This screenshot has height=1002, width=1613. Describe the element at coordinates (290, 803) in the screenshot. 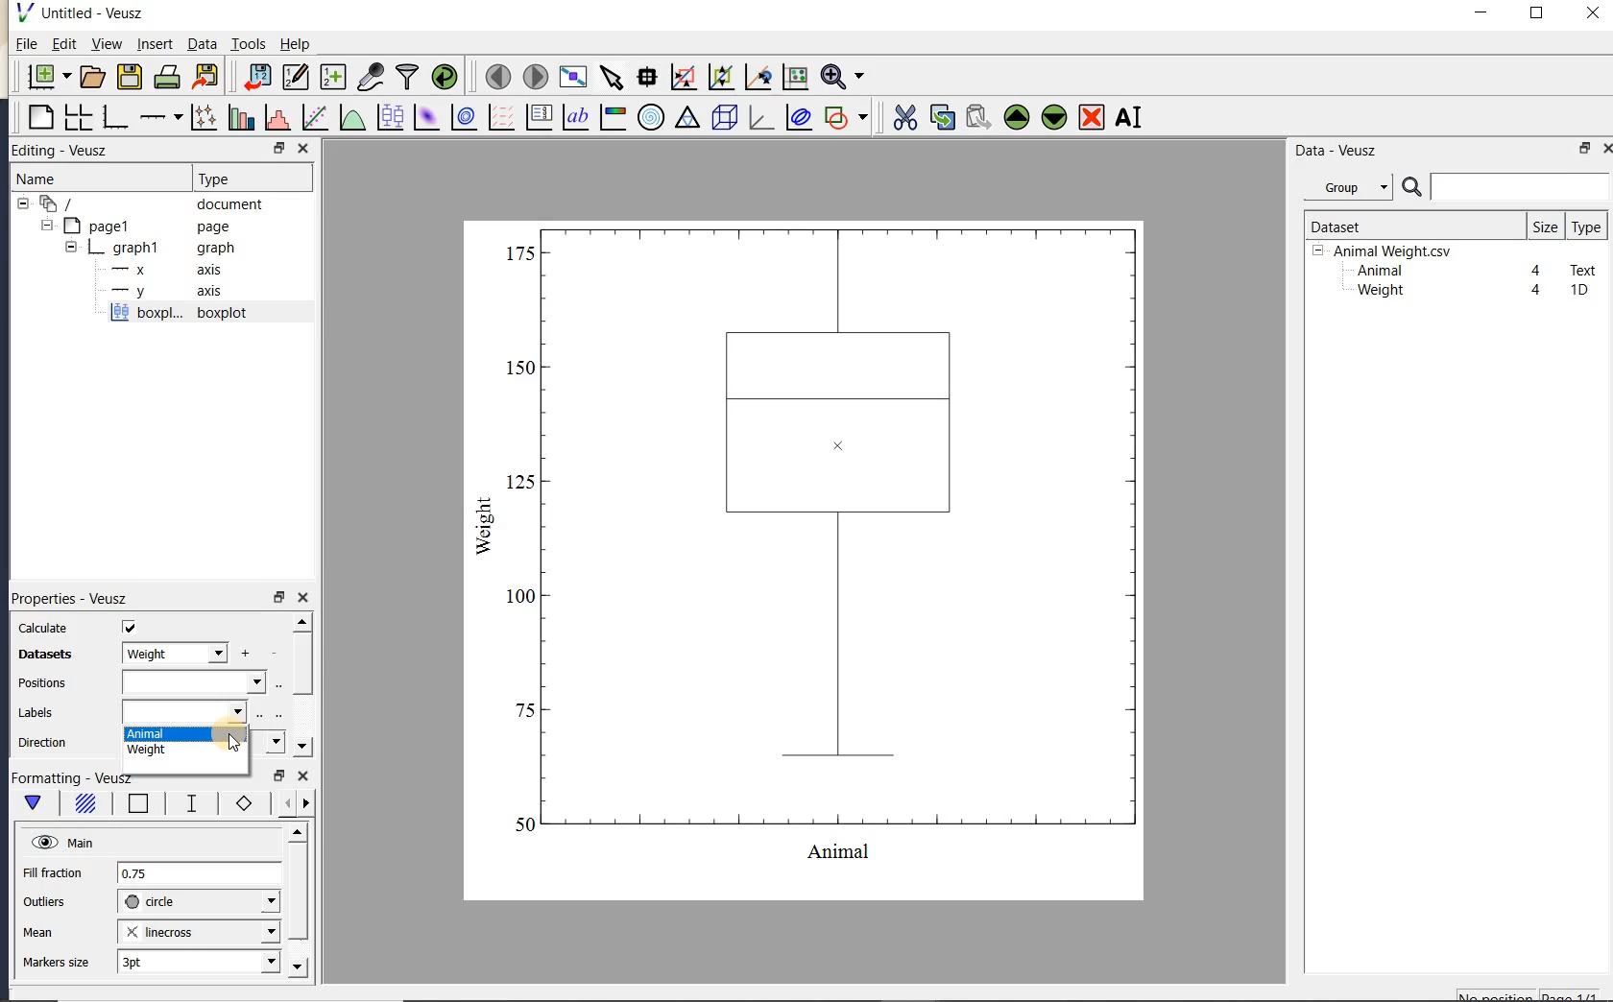

I see `minor ticks` at that location.